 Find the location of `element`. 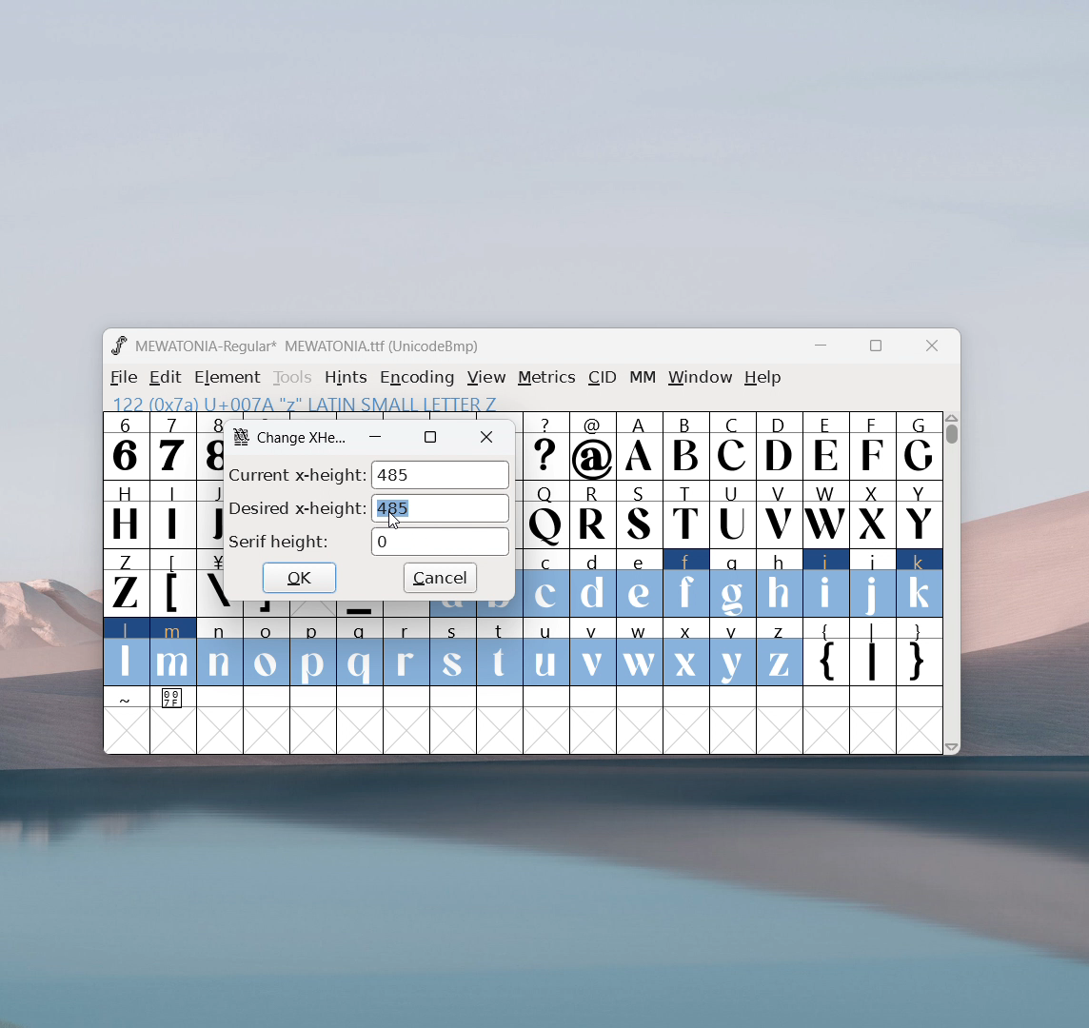

element is located at coordinates (228, 378).